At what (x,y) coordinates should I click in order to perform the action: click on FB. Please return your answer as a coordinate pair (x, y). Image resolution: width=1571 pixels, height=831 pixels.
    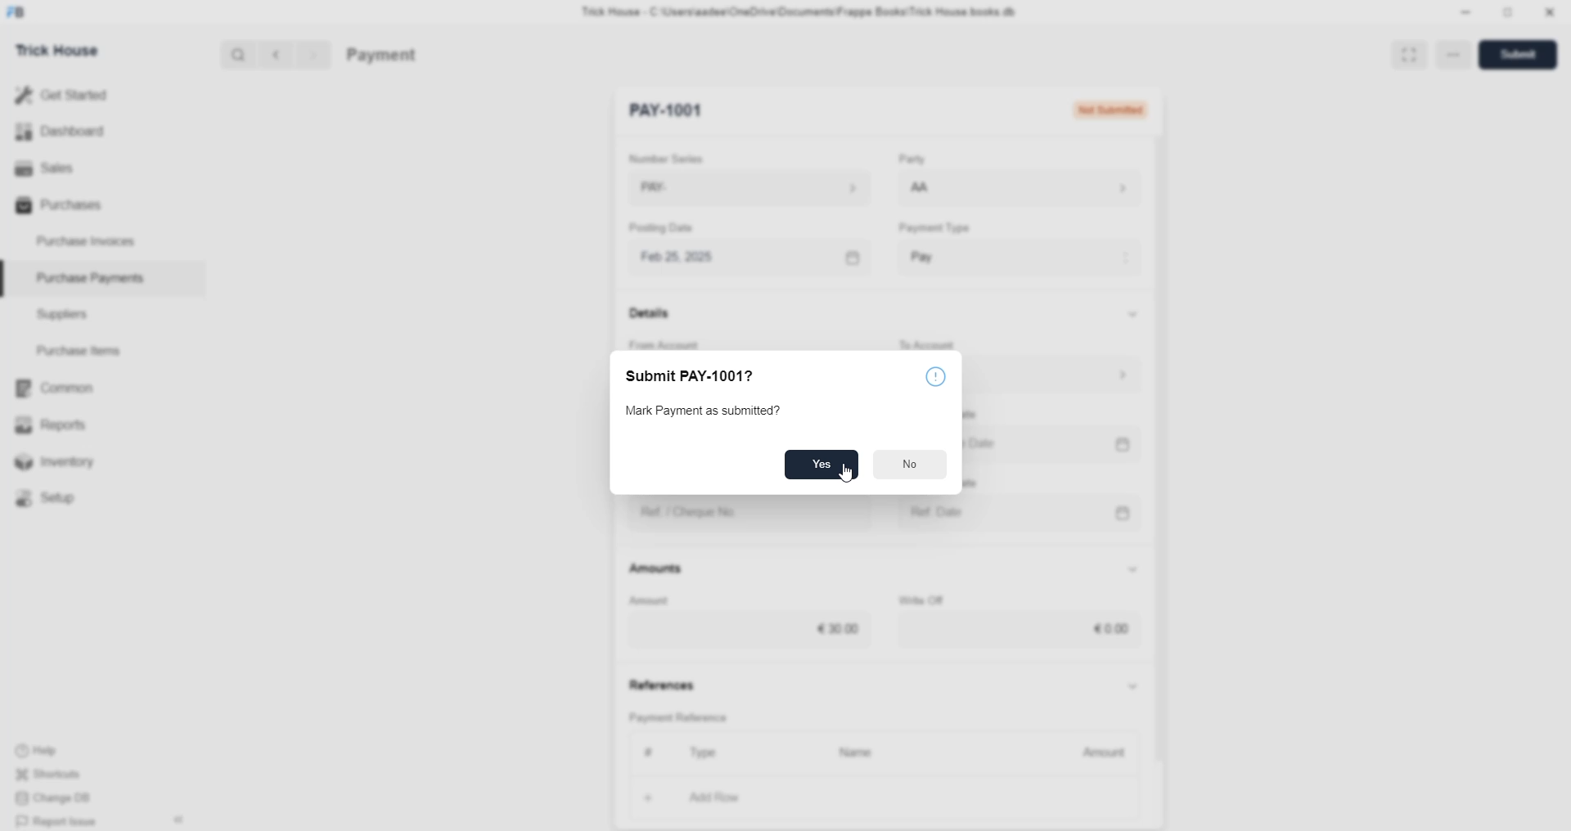
    Looking at the image, I should click on (19, 11).